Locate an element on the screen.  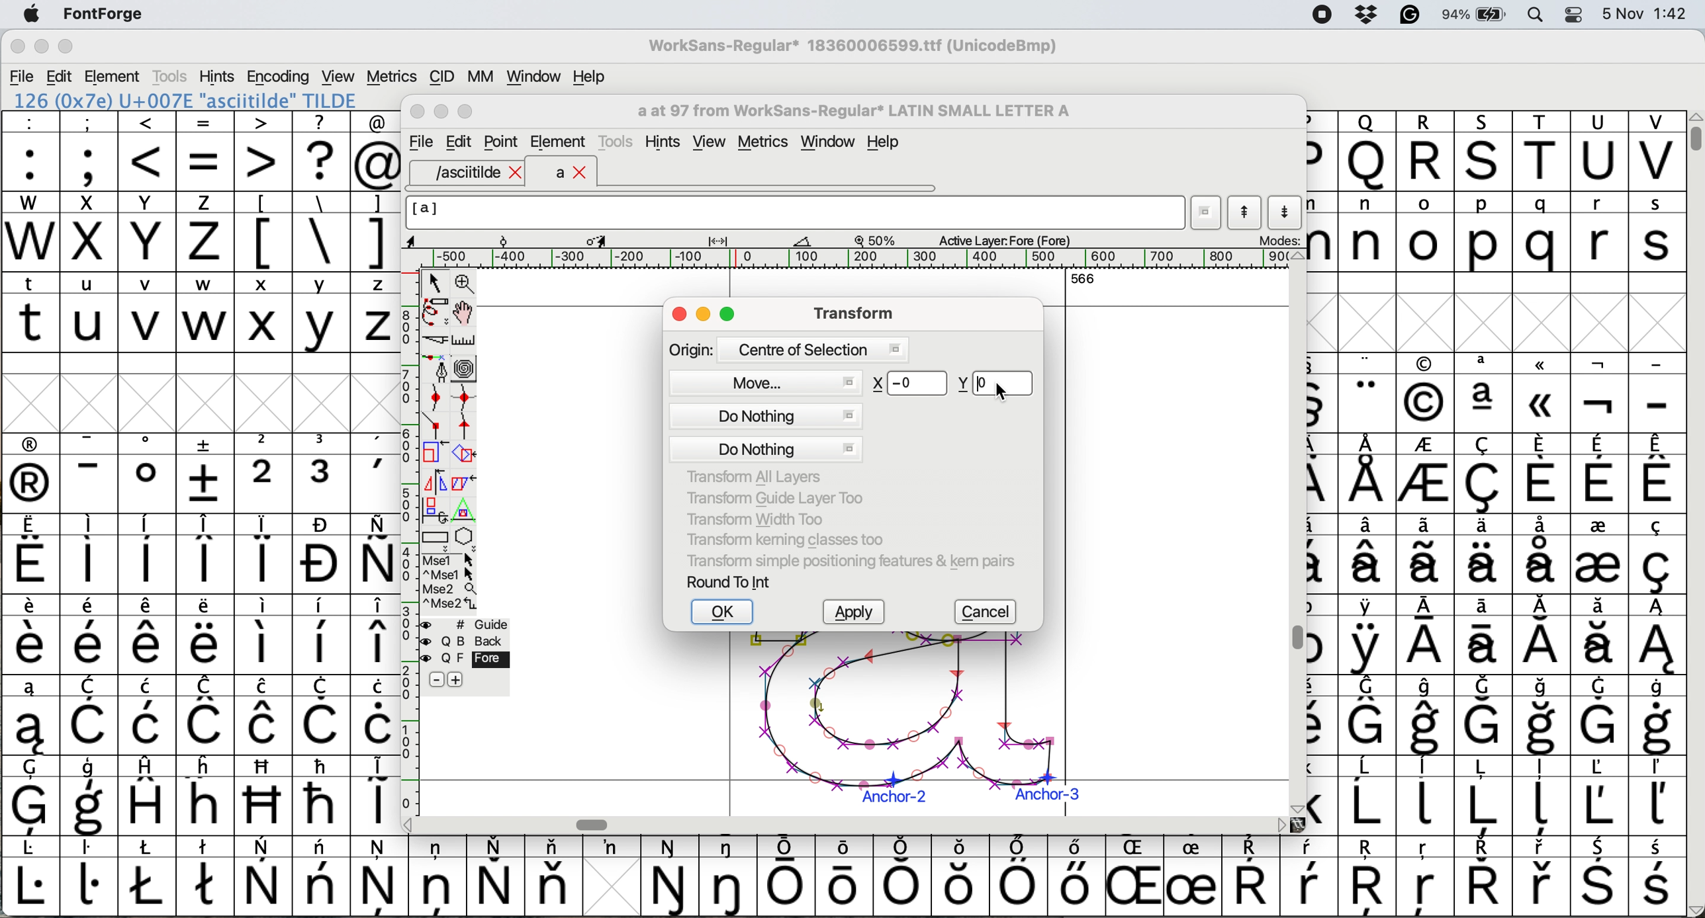
do nothing is located at coordinates (763, 431).